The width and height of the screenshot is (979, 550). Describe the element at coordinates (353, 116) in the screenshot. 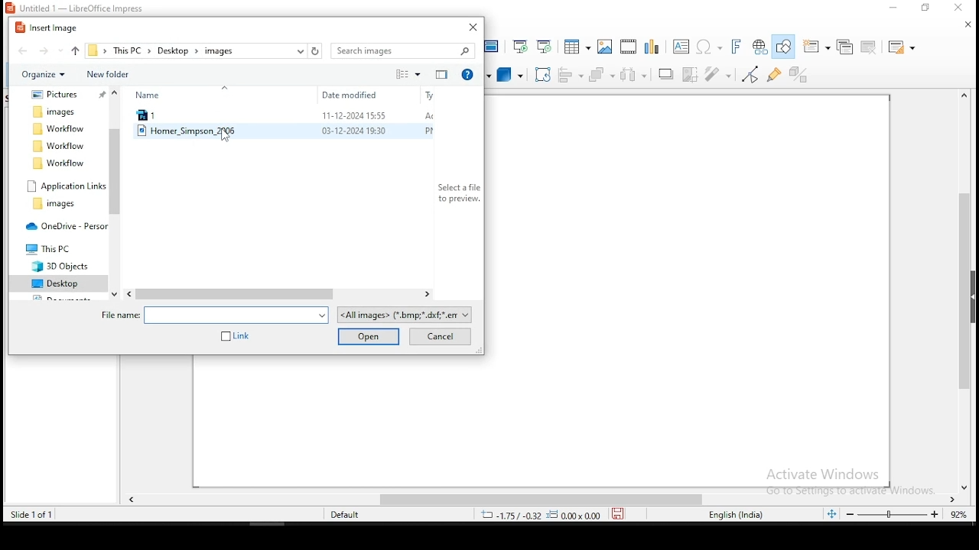

I see `11-12-2024 15:55` at that location.